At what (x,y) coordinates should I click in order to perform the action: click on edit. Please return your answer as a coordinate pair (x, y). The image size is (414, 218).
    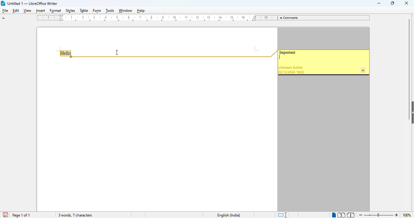
    Looking at the image, I should click on (16, 11).